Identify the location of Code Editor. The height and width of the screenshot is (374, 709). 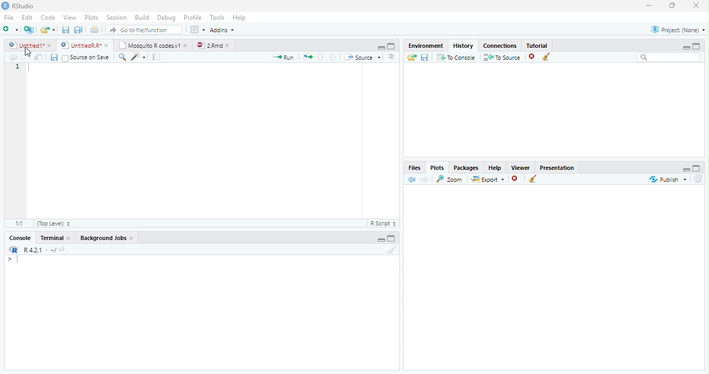
(194, 141).